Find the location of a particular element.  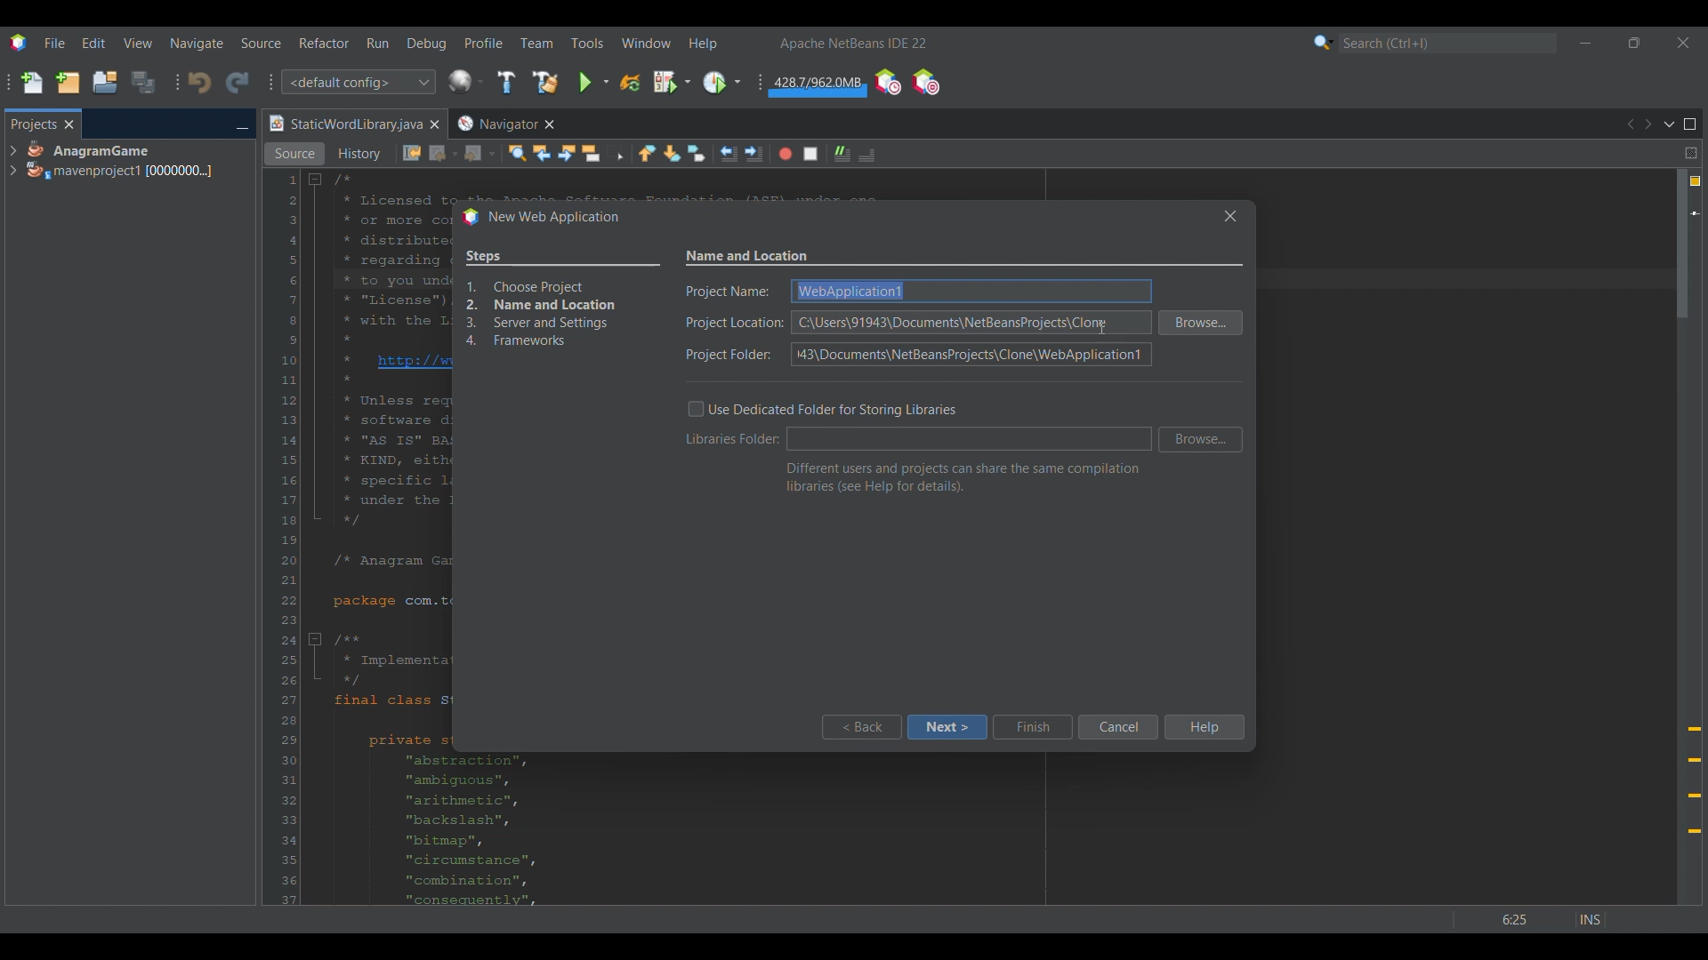

Debug main project options is located at coordinates (672, 81).